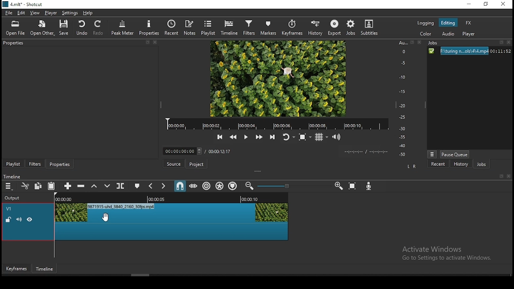 This screenshot has height=289, width=514. Describe the element at coordinates (196, 164) in the screenshot. I see `project` at that location.